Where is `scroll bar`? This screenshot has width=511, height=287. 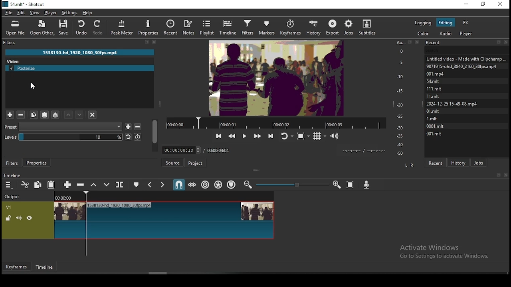
scroll bar is located at coordinates (159, 272).